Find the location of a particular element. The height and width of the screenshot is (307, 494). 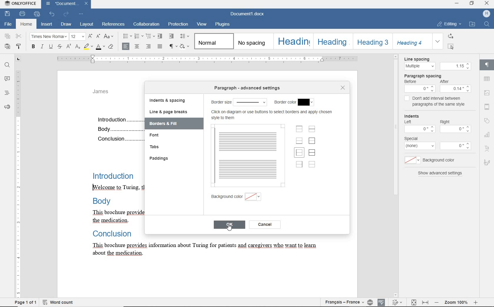

right is located at coordinates (445, 121).